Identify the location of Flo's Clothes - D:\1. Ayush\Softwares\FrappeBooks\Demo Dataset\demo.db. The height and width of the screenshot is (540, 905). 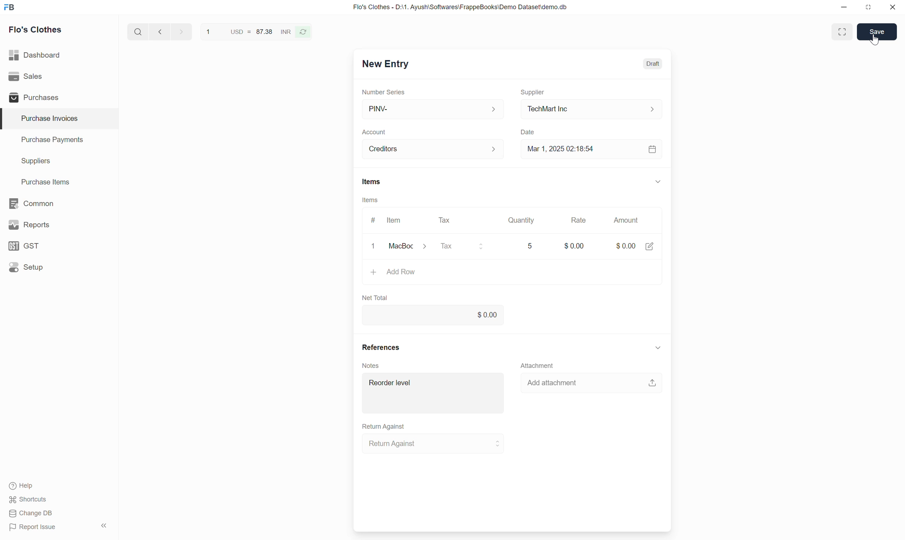
(460, 7).